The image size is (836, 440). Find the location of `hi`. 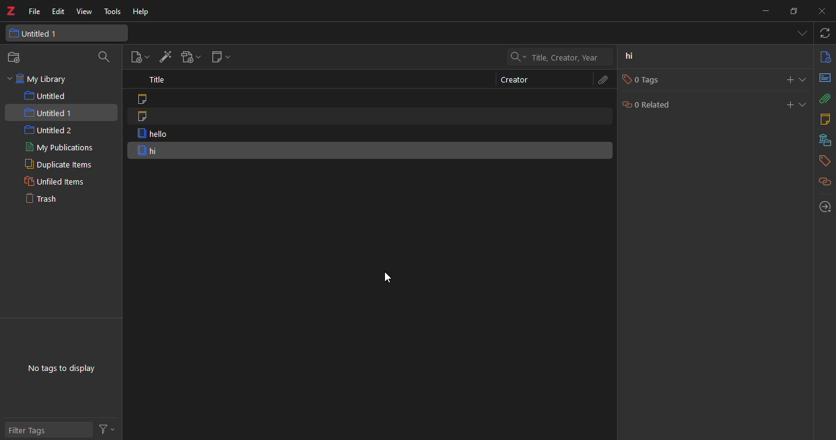

hi is located at coordinates (630, 56).